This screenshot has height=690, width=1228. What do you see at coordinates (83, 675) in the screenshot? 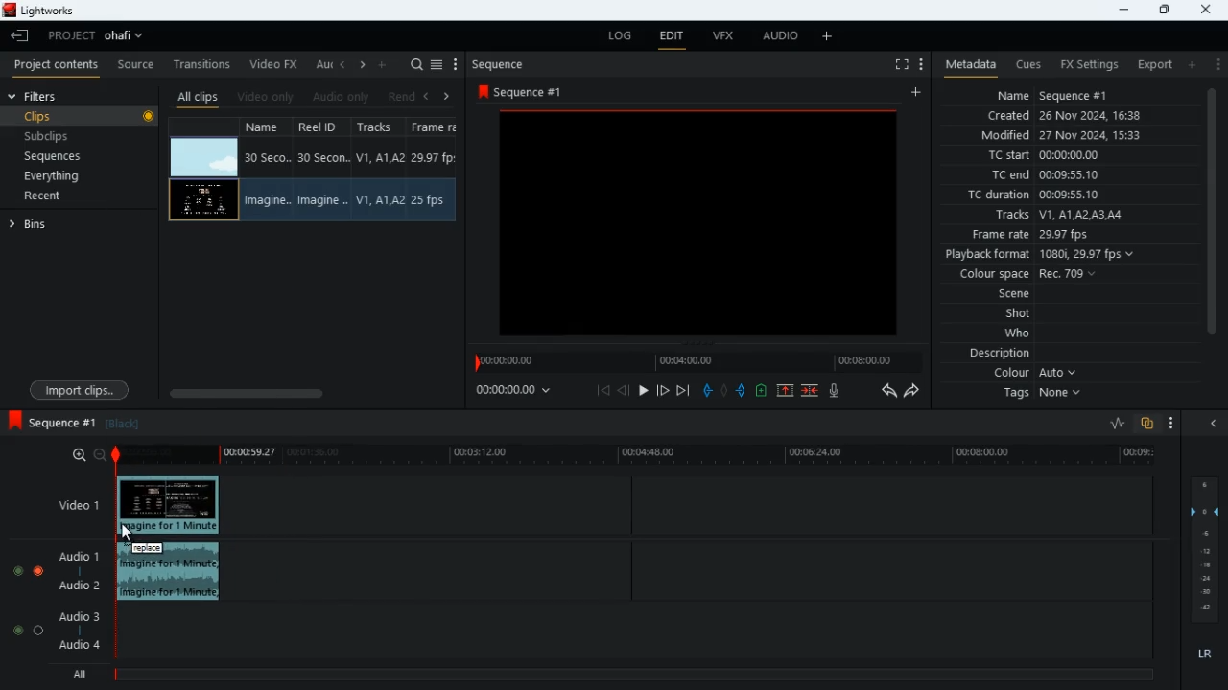
I see `all` at bounding box center [83, 675].